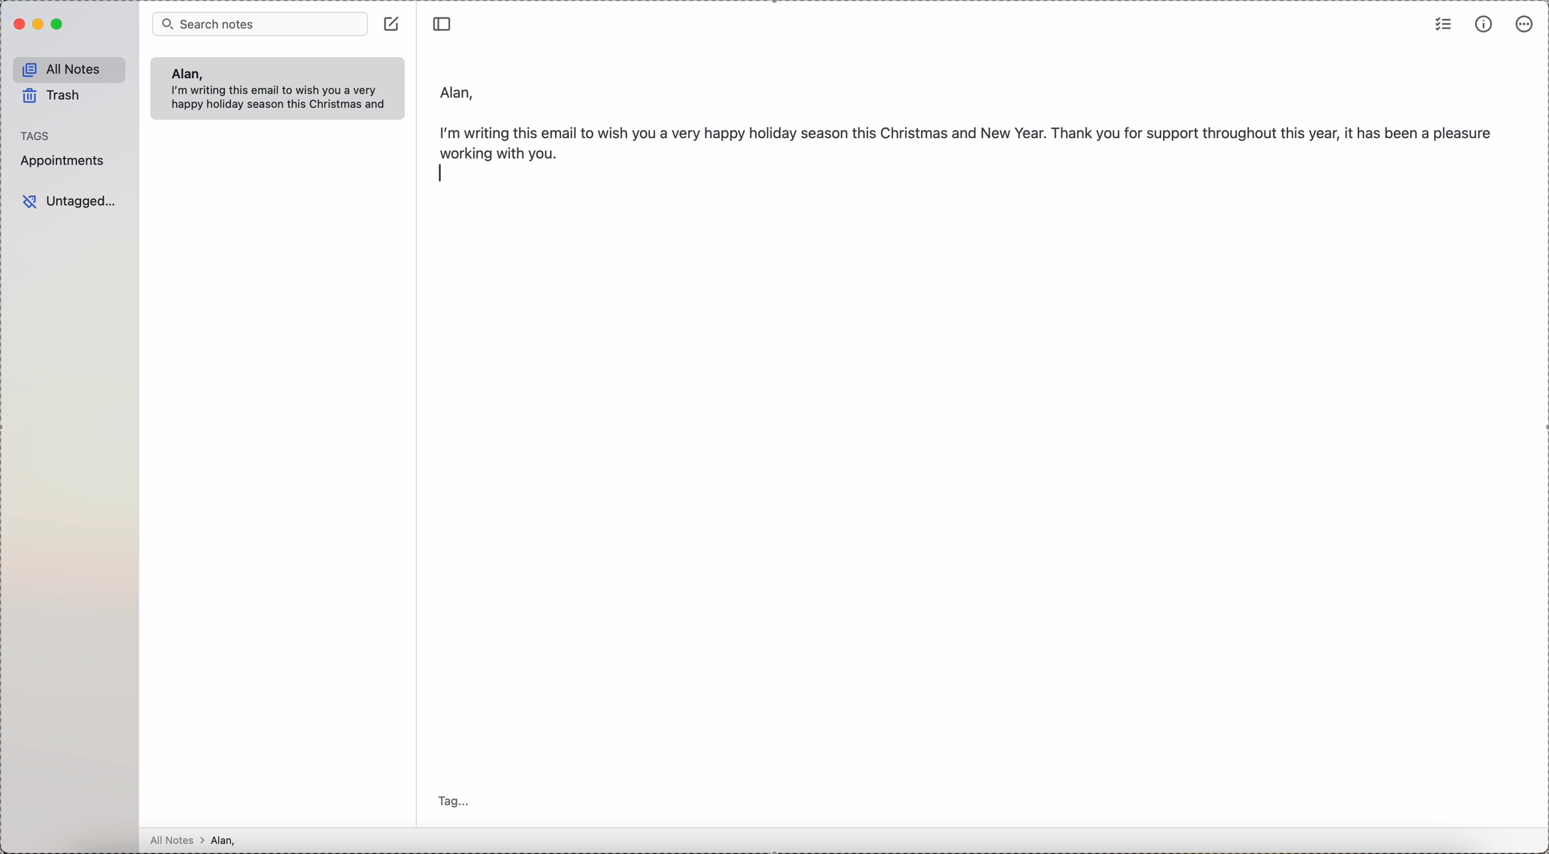  Describe the element at coordinates (186, 73) in the screenshot. I see `Alan,` at that location.